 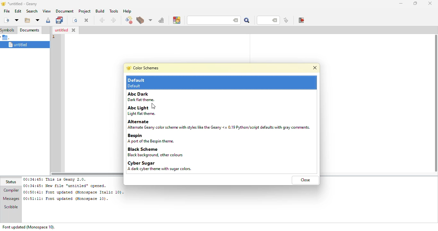 I want to click on close, so click(x=430, y=3).